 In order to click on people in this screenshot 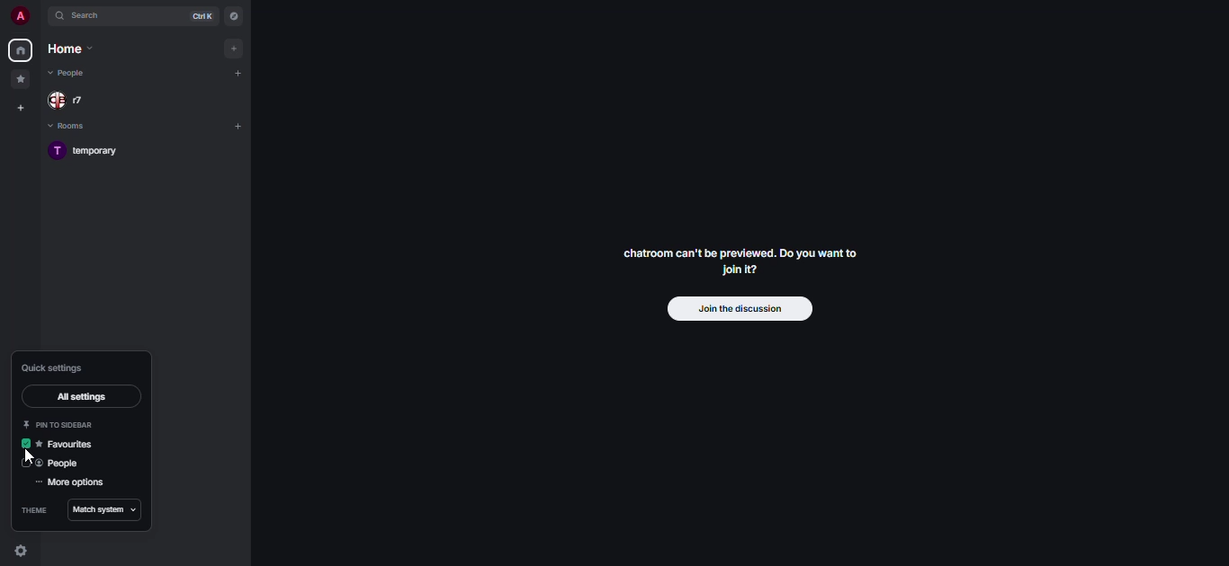, I will do `click(72, 101)`.